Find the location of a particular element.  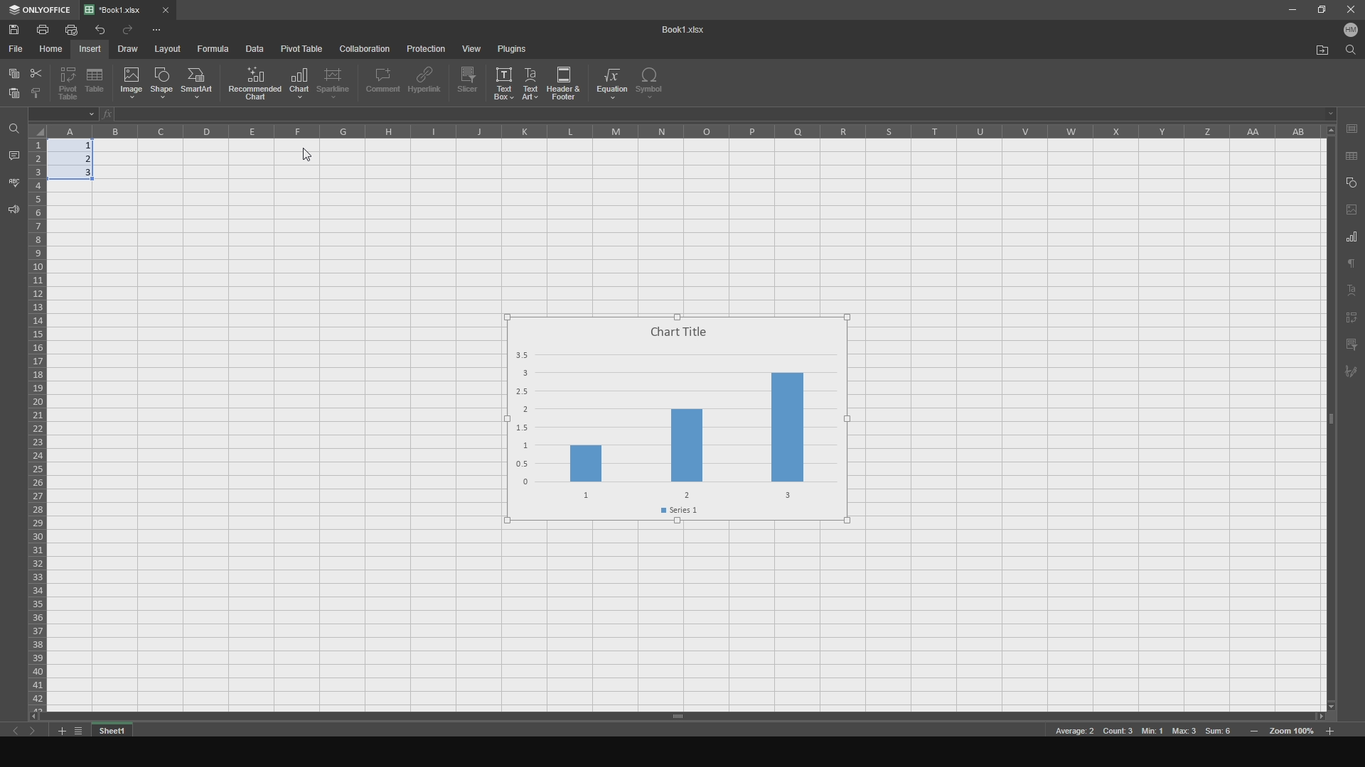

chart is located at coordinates (691, 413).